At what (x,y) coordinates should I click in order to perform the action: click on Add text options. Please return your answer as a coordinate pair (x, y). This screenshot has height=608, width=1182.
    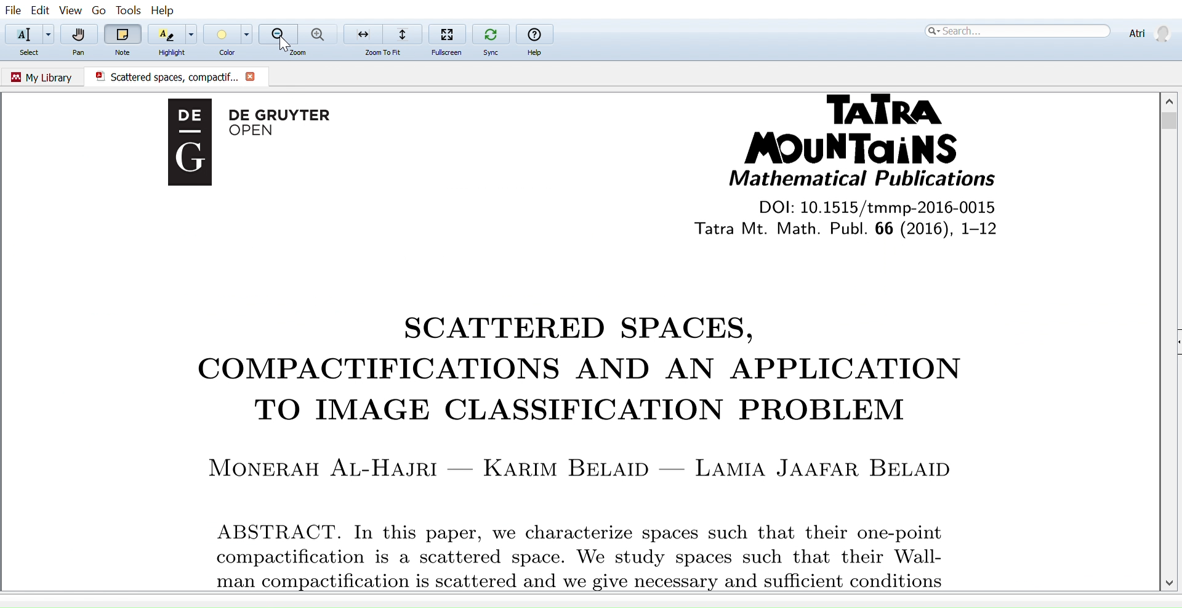
    Looking at the image, I should click on (49, 34).